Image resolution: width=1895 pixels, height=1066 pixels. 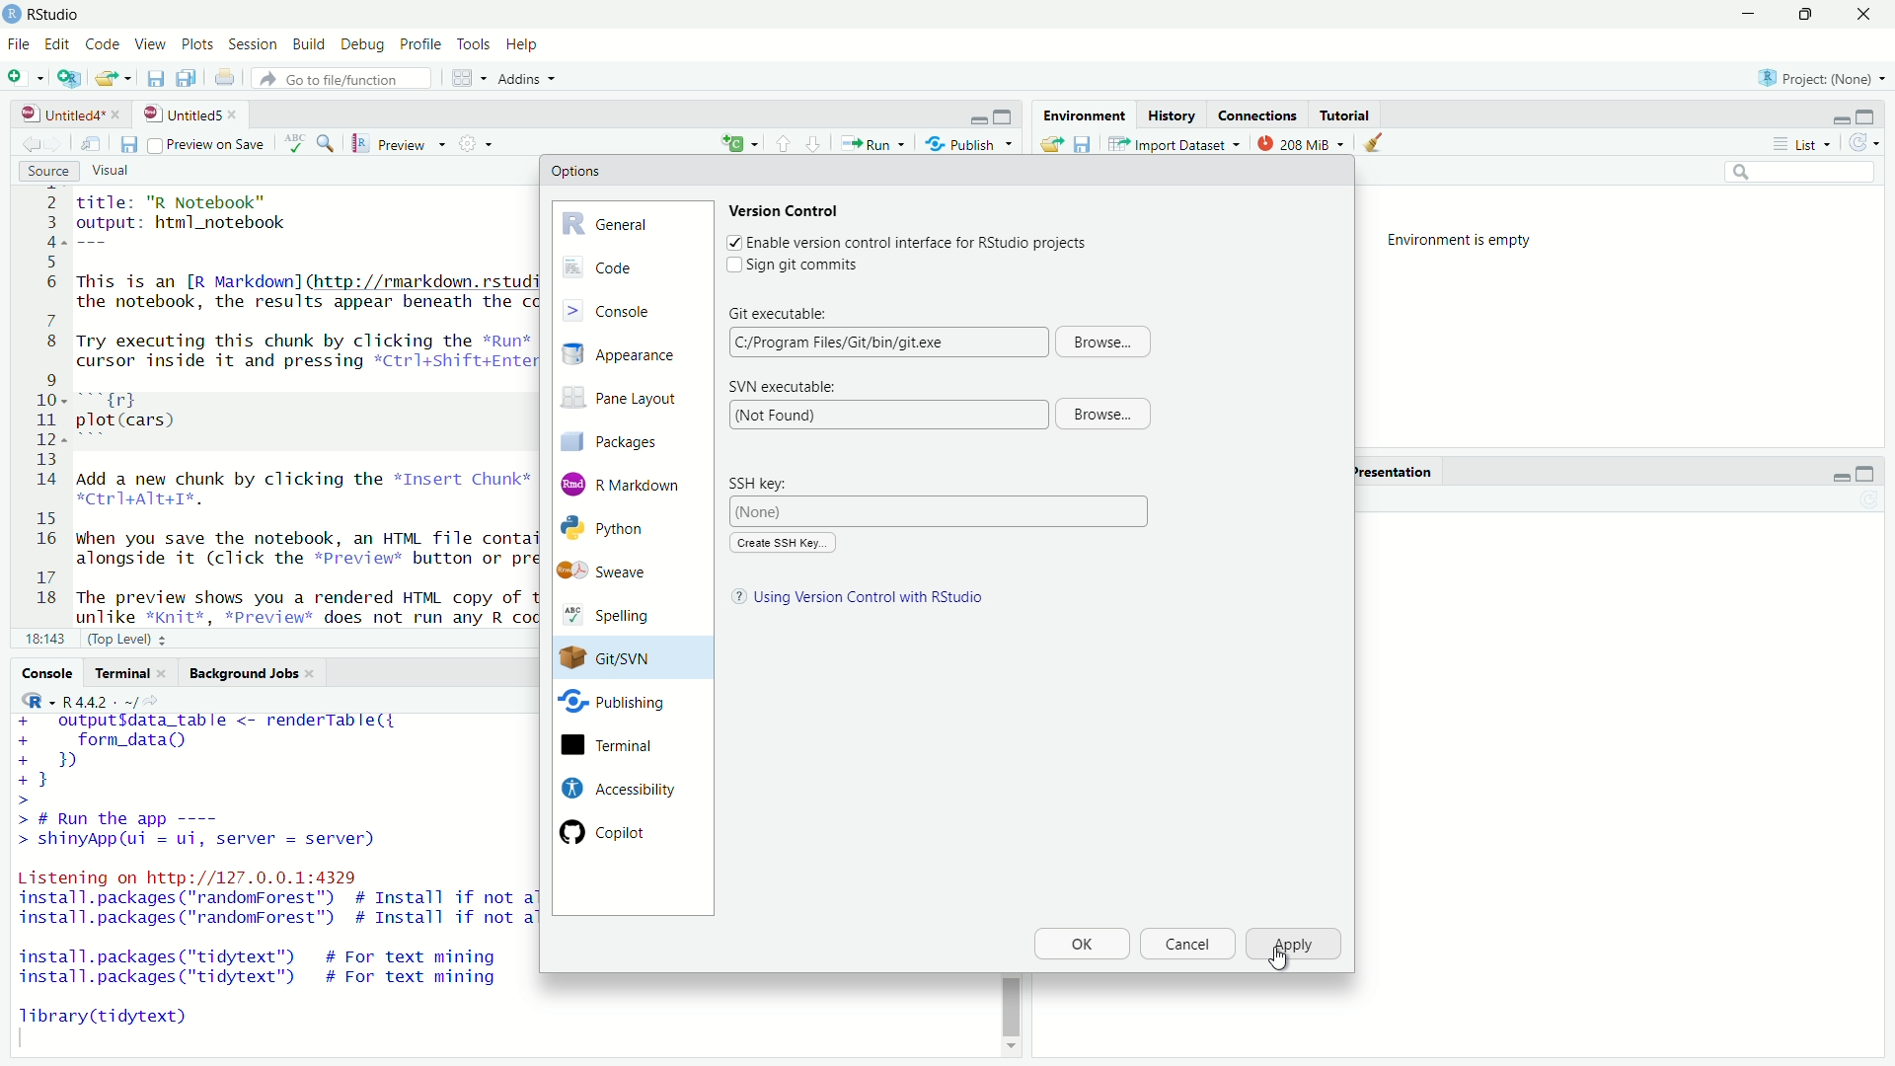 What do you see at coordinates (978, 118) in the screenshot?
I see `minimize` at bounding box center [978, 118].